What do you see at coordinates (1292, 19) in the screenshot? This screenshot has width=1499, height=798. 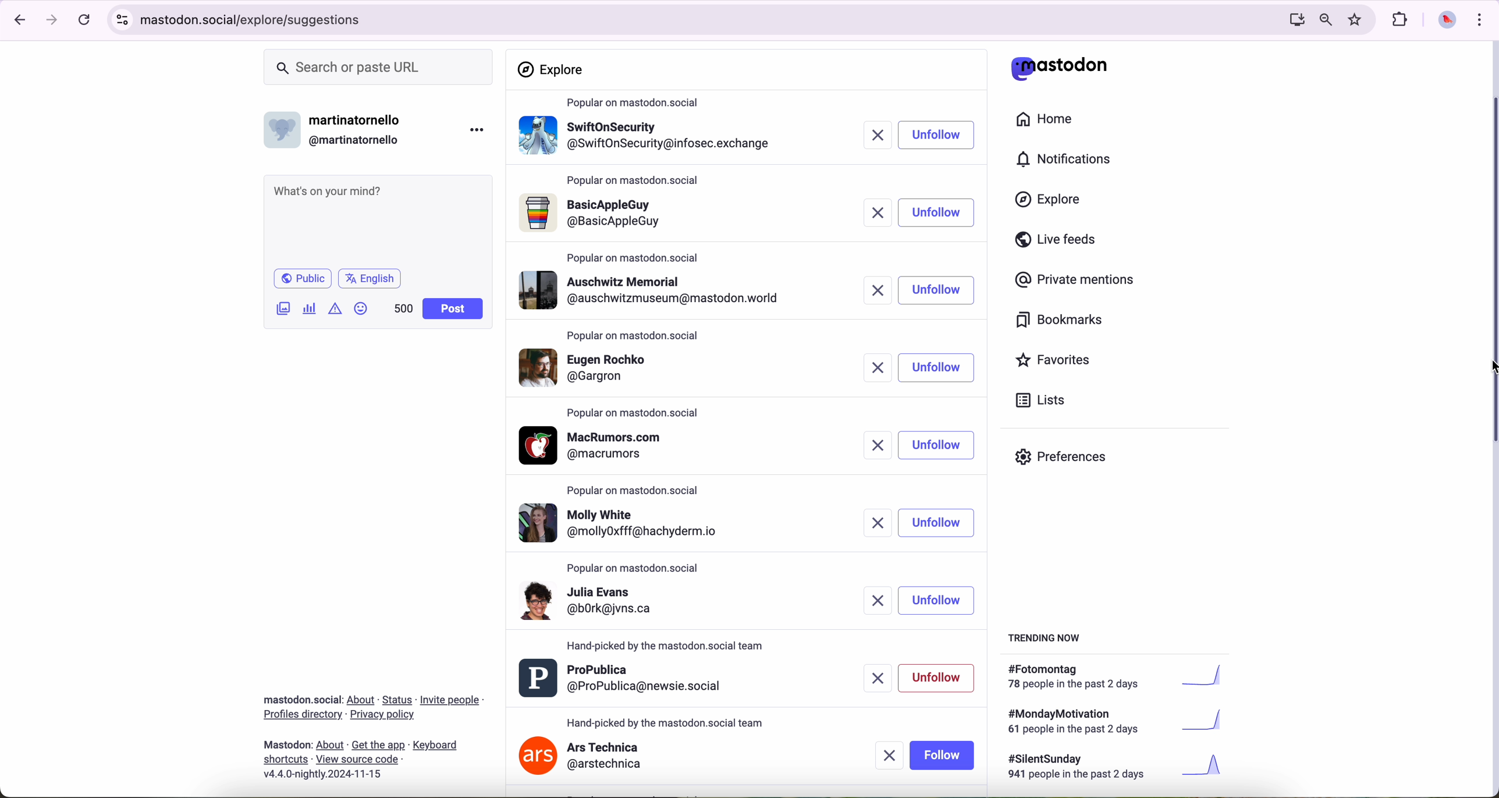 I see `computer` at bounding box center [1292, 19].